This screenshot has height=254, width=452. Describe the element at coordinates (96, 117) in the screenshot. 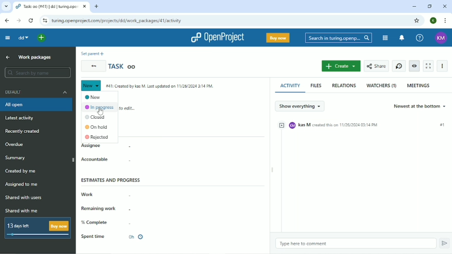

I see `Closed` at that location.